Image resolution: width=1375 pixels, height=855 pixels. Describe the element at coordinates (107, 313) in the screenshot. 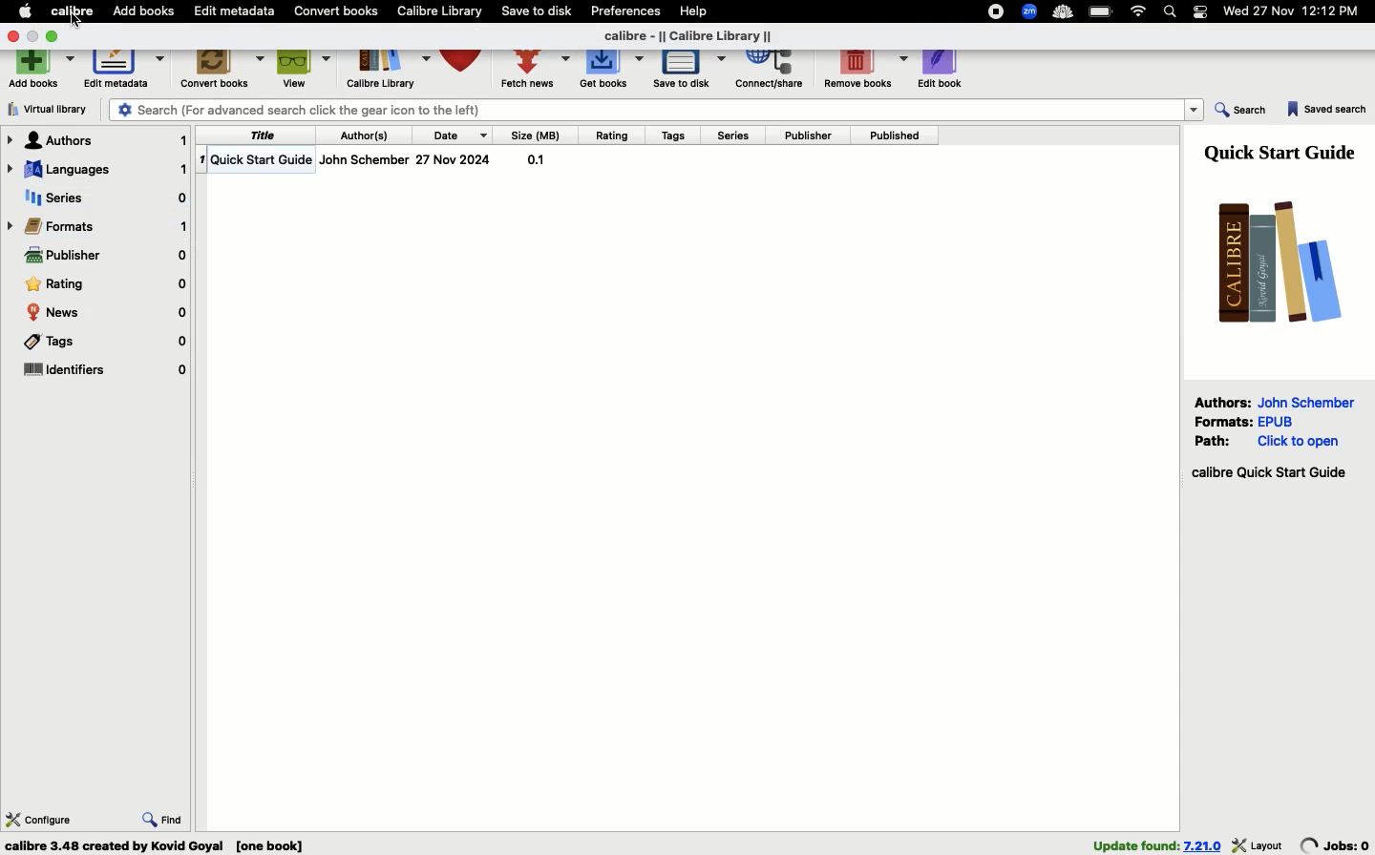

I see `News` at that location.